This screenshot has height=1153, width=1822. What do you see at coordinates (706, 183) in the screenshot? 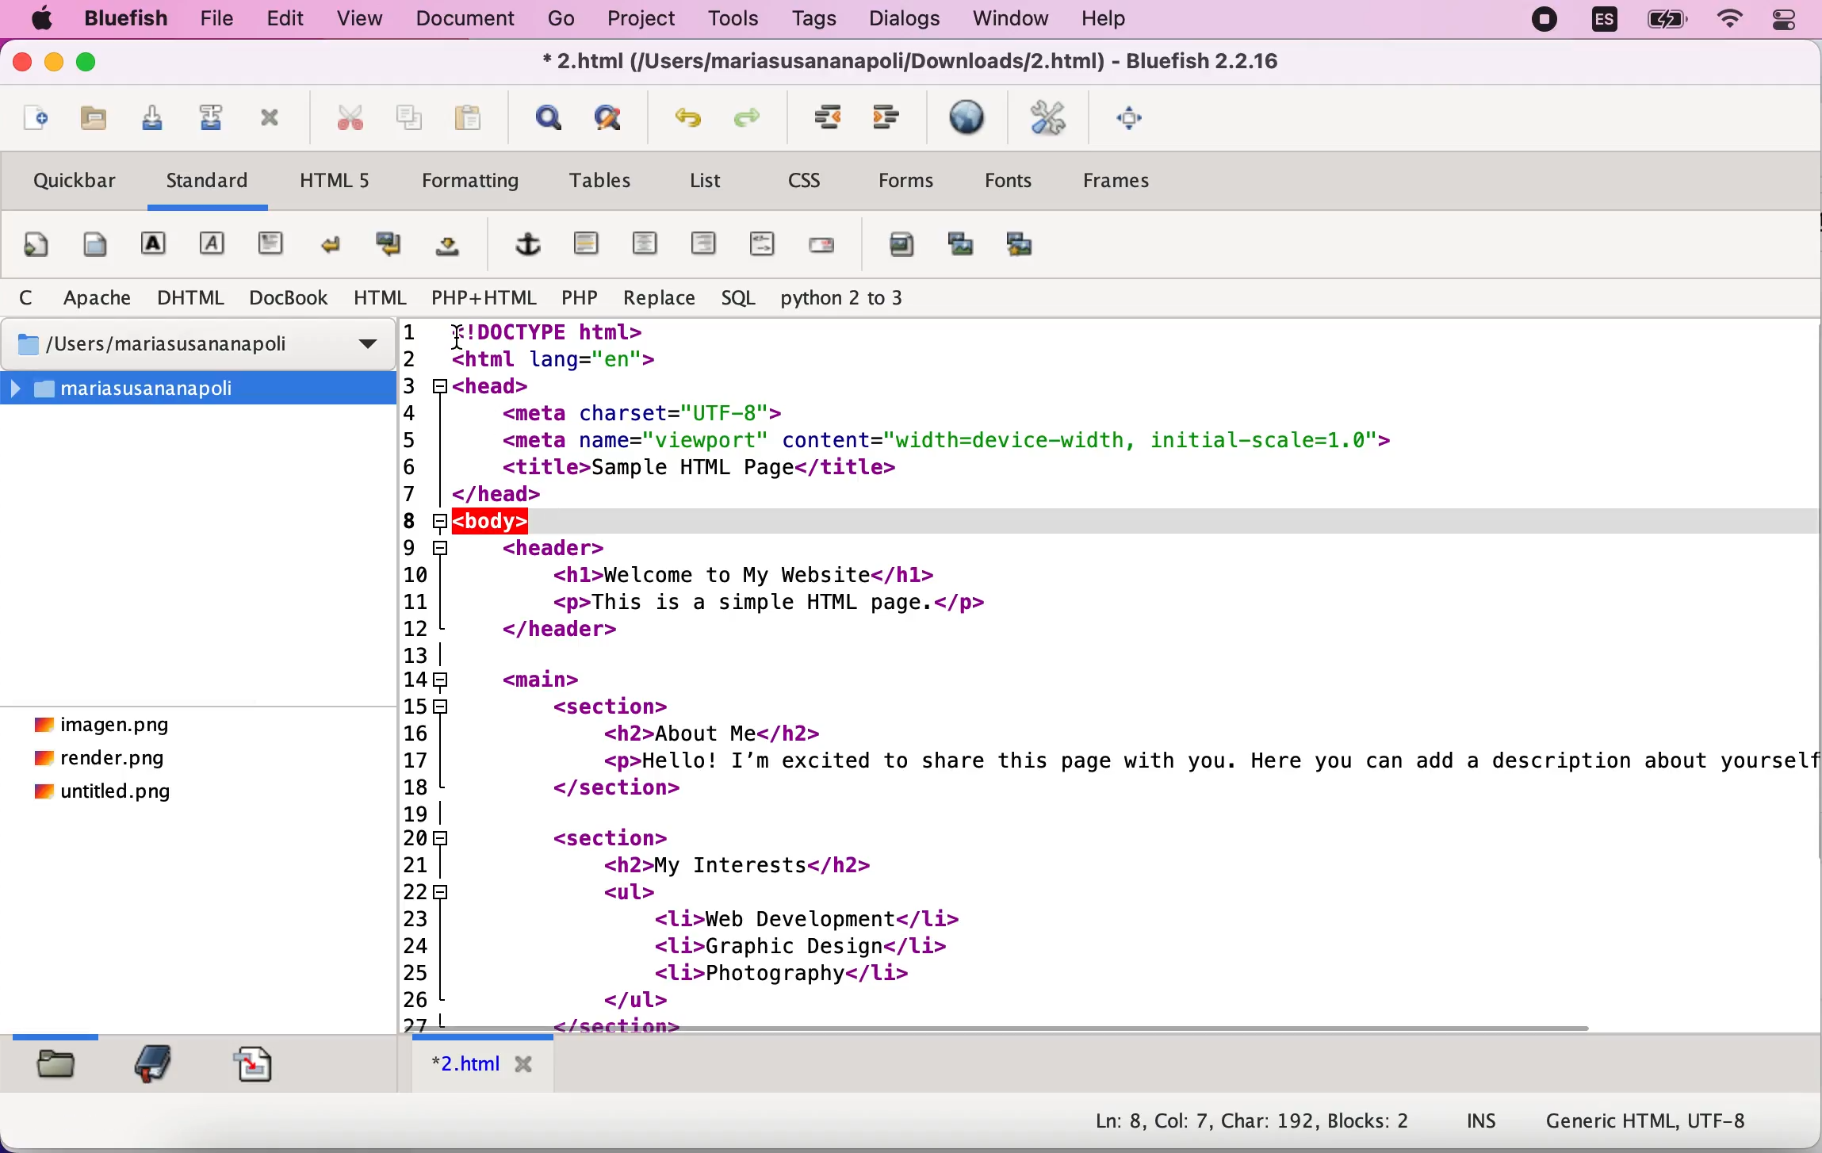
I see `list` at bounding box center [706, 183].